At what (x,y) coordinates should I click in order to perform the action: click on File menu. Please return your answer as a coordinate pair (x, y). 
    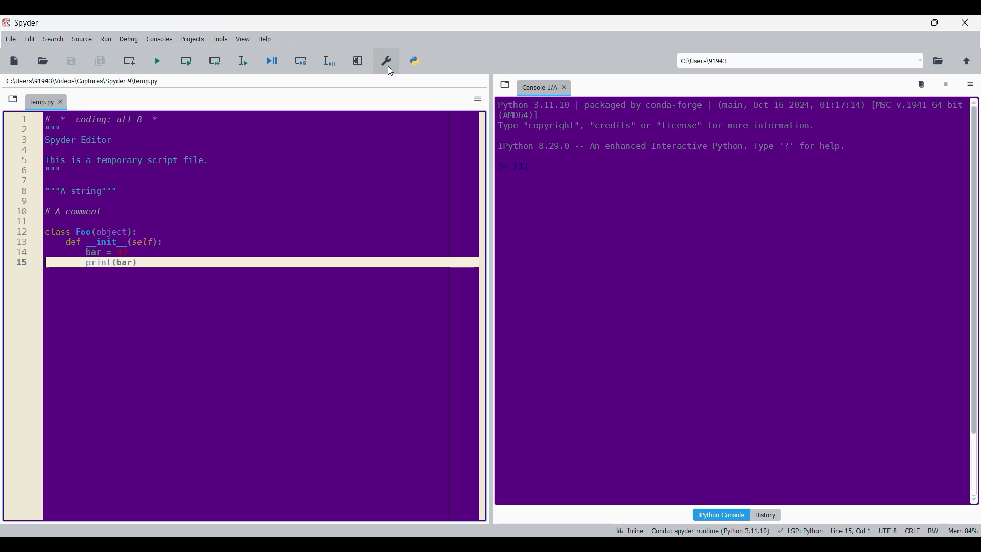
    Looking at the image, I should click on (11, 39).